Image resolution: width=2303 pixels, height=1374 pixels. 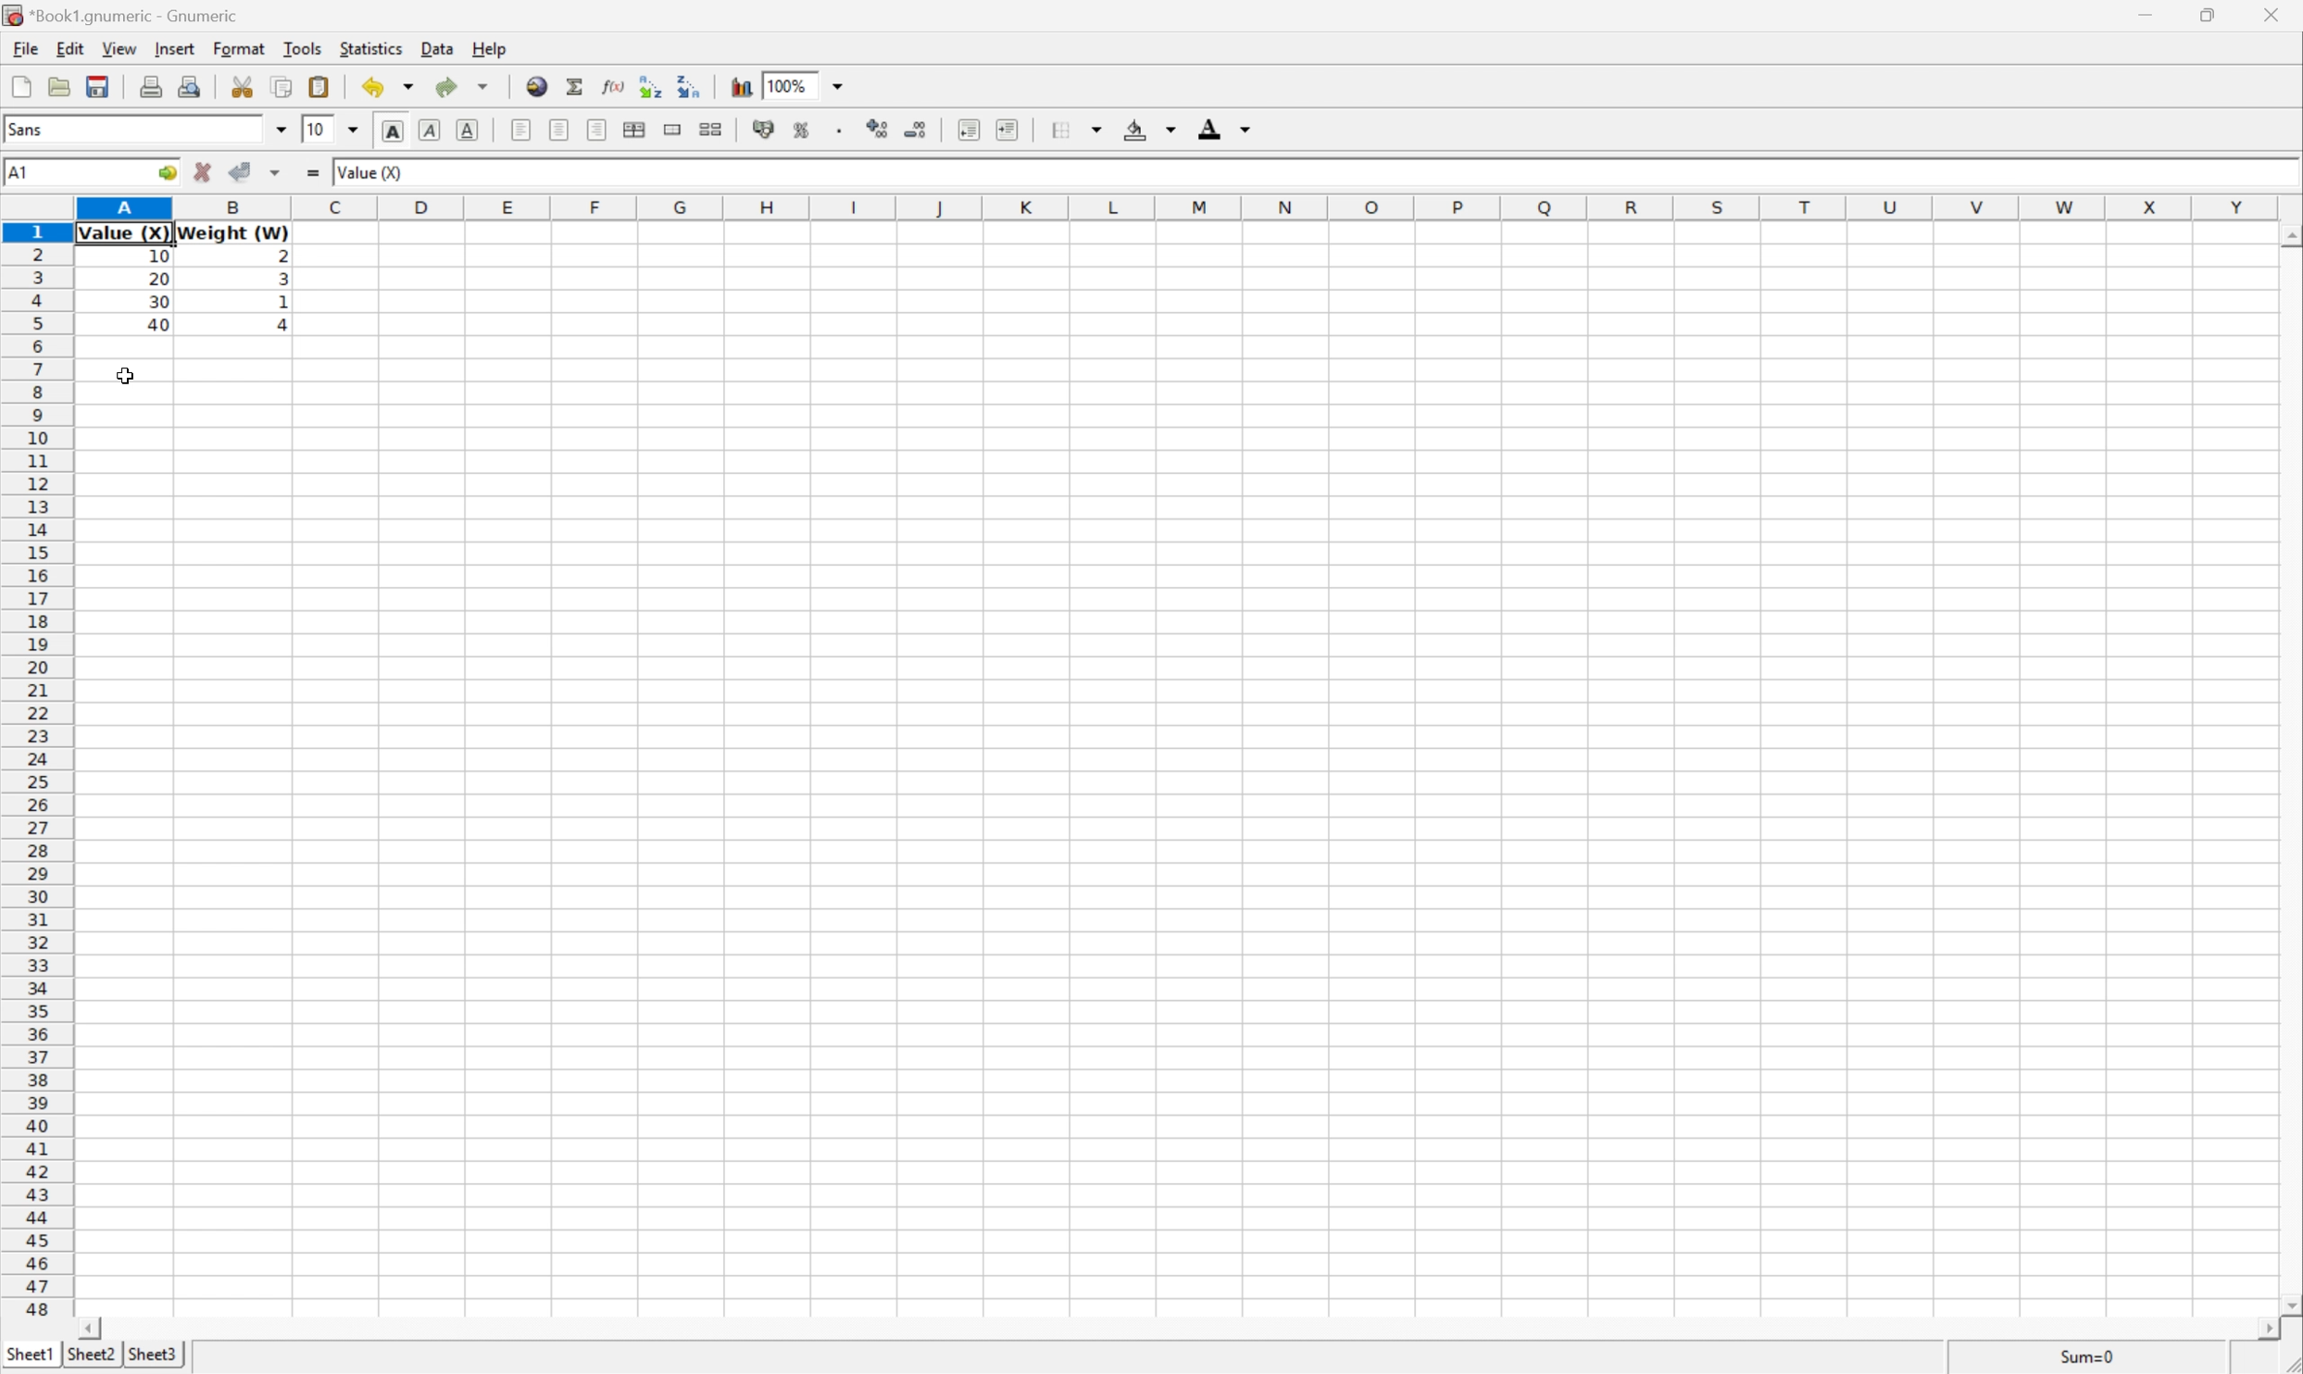 What do you see at coordinates (290, 86) in the screenshot?
I see `Copy selection` at bounding box center [290, 86].